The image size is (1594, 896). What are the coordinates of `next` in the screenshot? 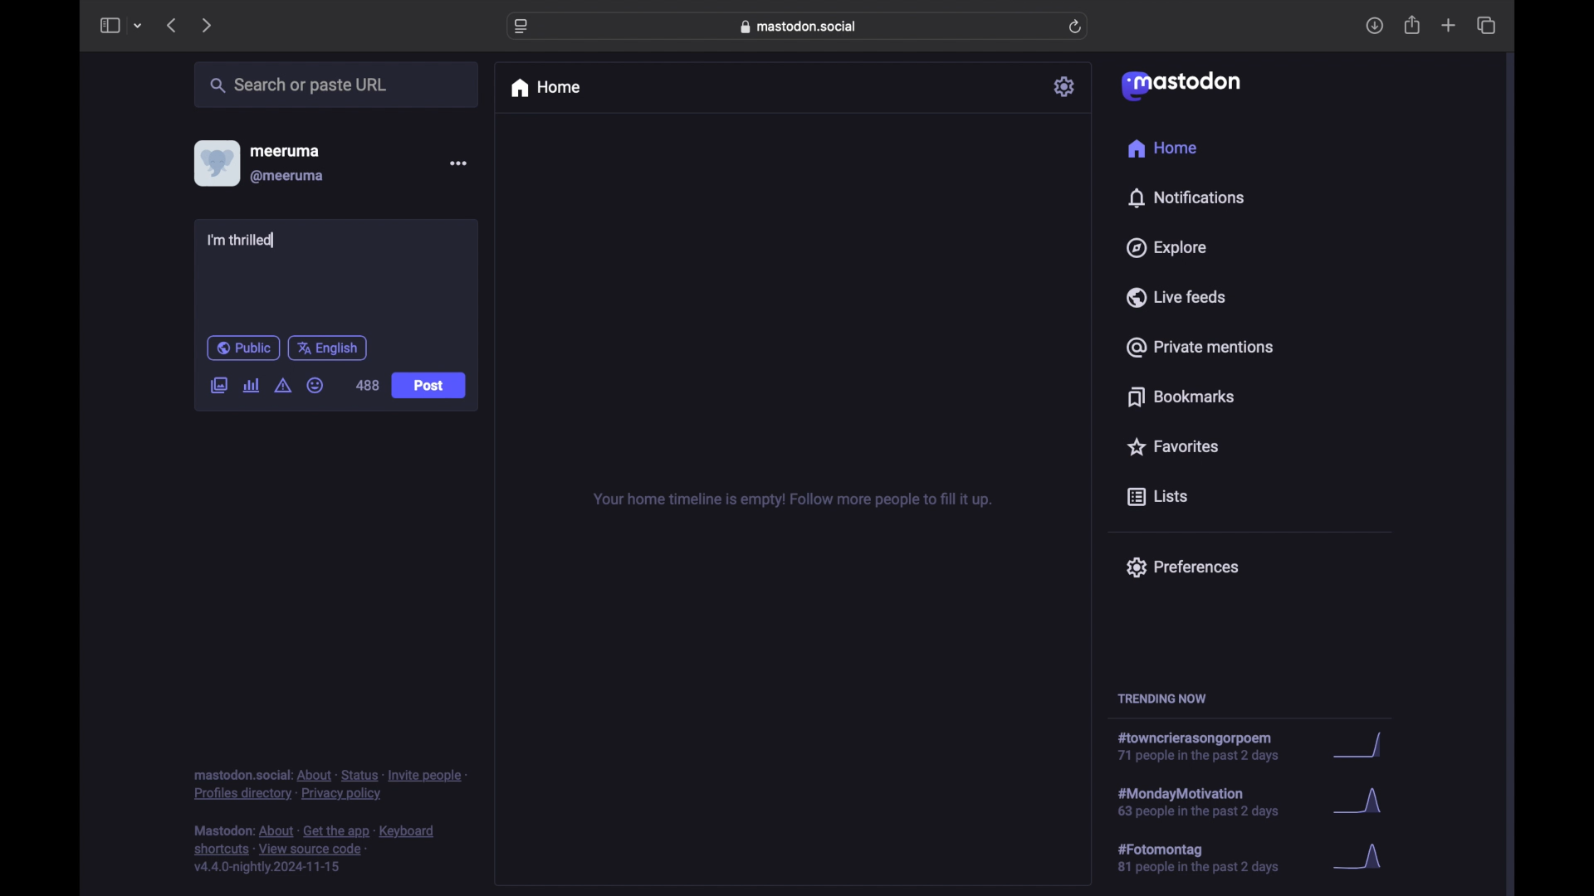 It's located at (206, 27).